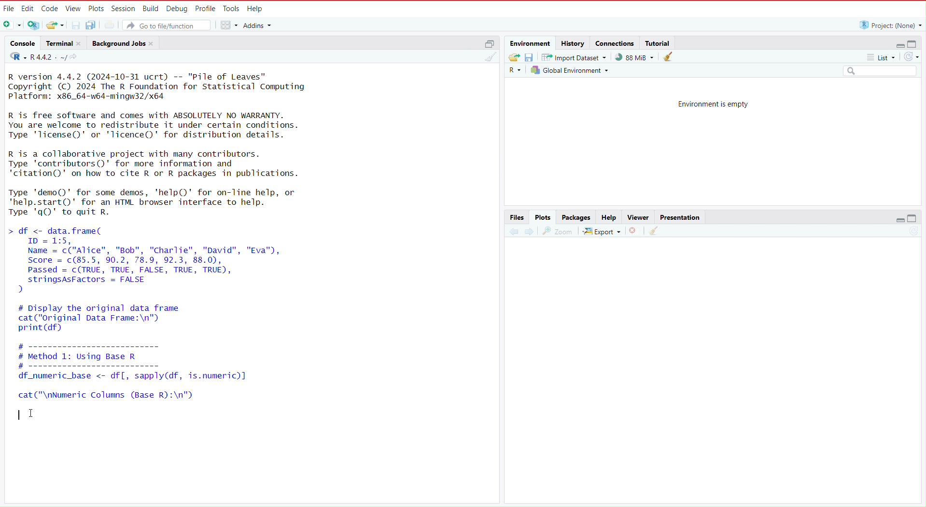 Image resolution: width=926 pixels, height=507 pixels. Describe the element at coordinates (531, 42) in the screenshot. I see `Environment` at that location.